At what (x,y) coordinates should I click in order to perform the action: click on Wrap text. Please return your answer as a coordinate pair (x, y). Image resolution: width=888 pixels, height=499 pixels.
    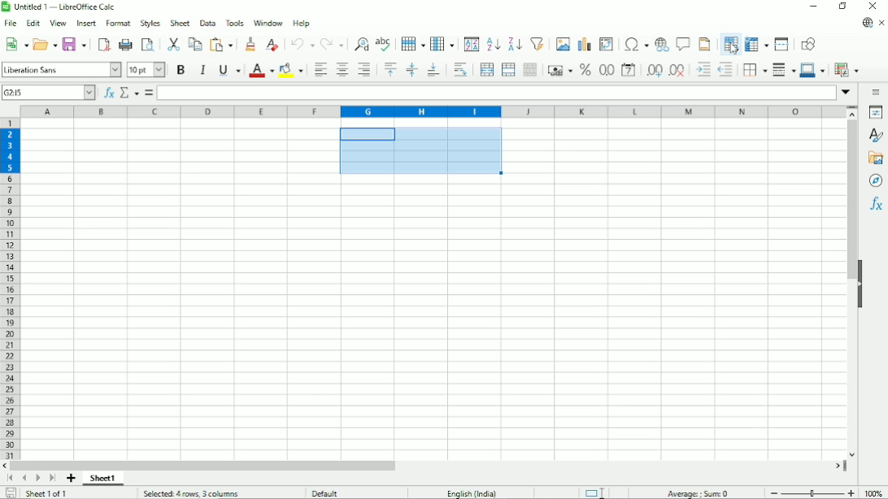
    Looking at the image, I should click on (459, 70).